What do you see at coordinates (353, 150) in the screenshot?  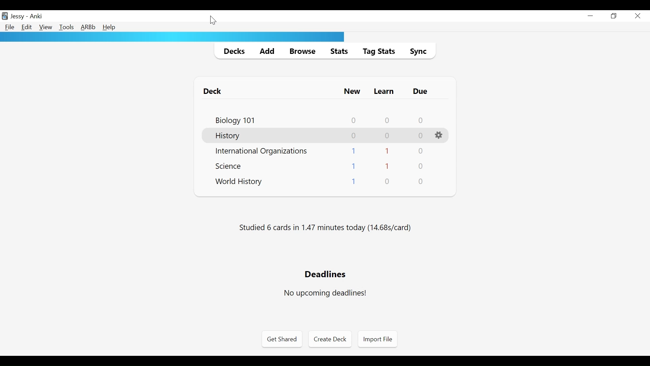 I see `New Card Name` at bounding box center [353, 150].